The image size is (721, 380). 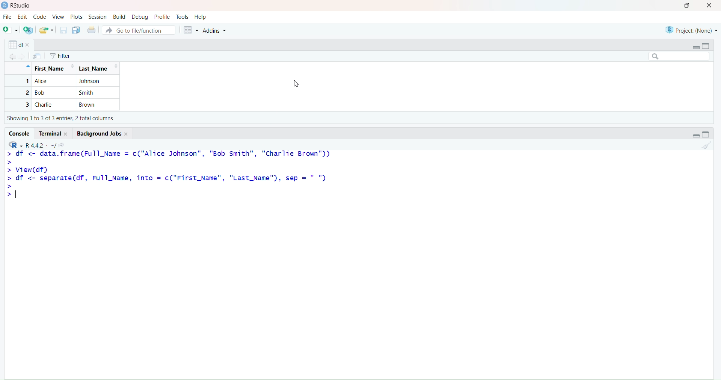 I want to click on Print the current file, so click(x=91, y=30).